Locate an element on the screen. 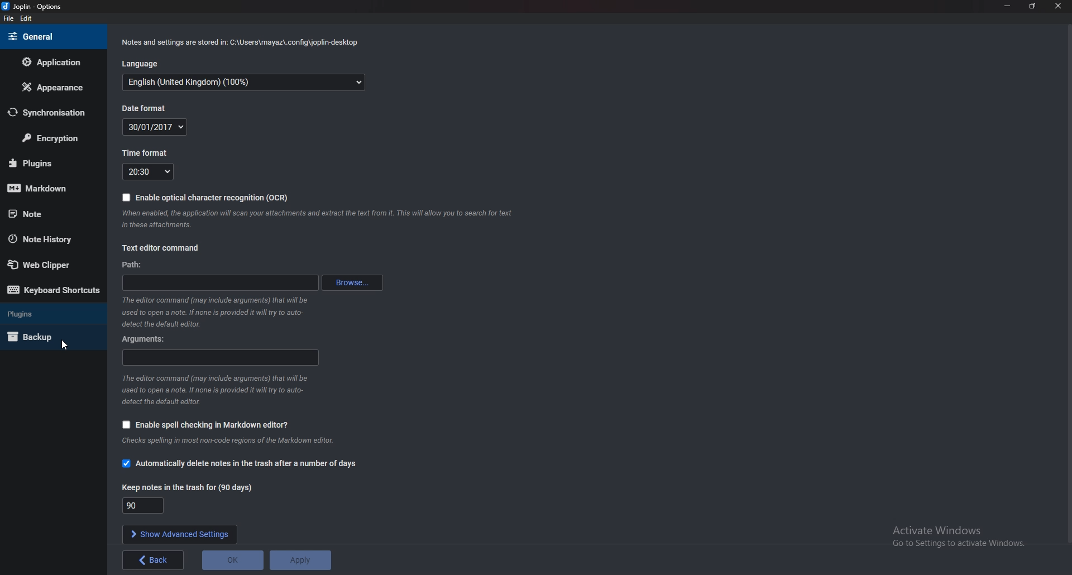 The image size is (1072, 575). Note history is located at coordinates (49, 238).